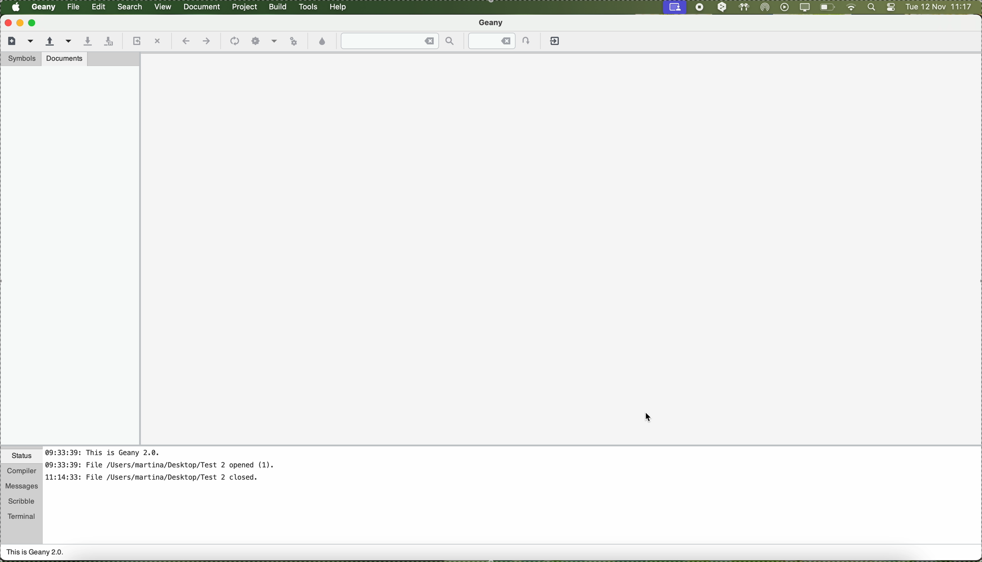  Describe the element at coordinates (699, 7) in the screenshot. I see `stop recording` at that location.